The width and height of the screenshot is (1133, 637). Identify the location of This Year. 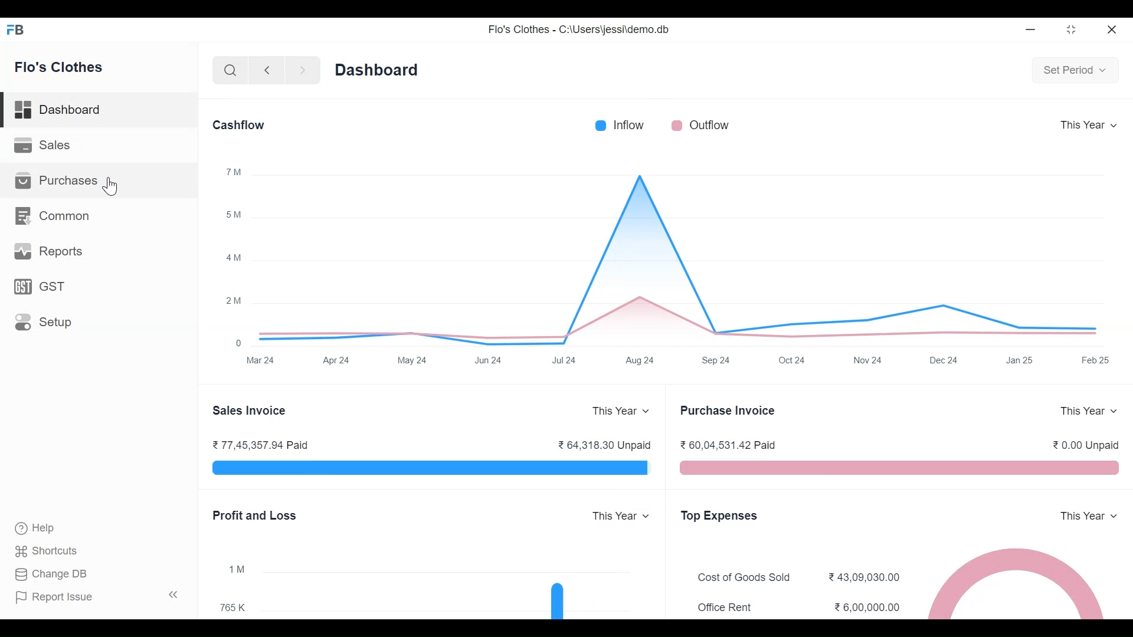
(623, 411).